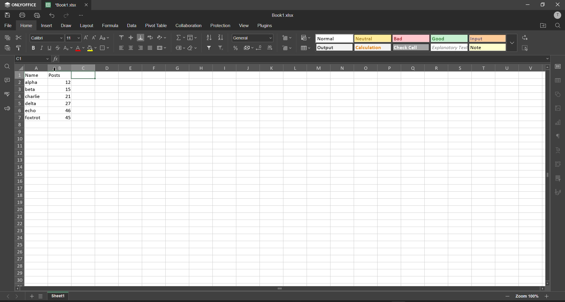 This screenshot has height=302, width=565. What do you see at coordinates (20, 177) in the screenshot?
I see `row name` at bounding box center [20, 177].